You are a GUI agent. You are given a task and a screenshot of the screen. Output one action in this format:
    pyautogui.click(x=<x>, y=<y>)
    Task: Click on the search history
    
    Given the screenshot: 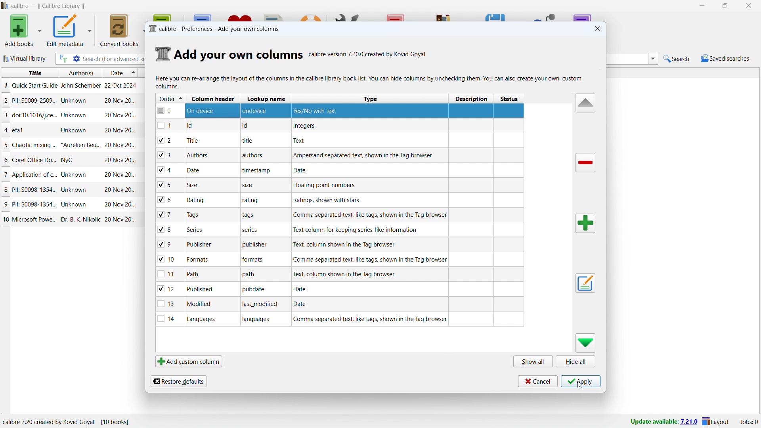 What is the action you would take?
    pyautogui.click(x=654, y=58)
    